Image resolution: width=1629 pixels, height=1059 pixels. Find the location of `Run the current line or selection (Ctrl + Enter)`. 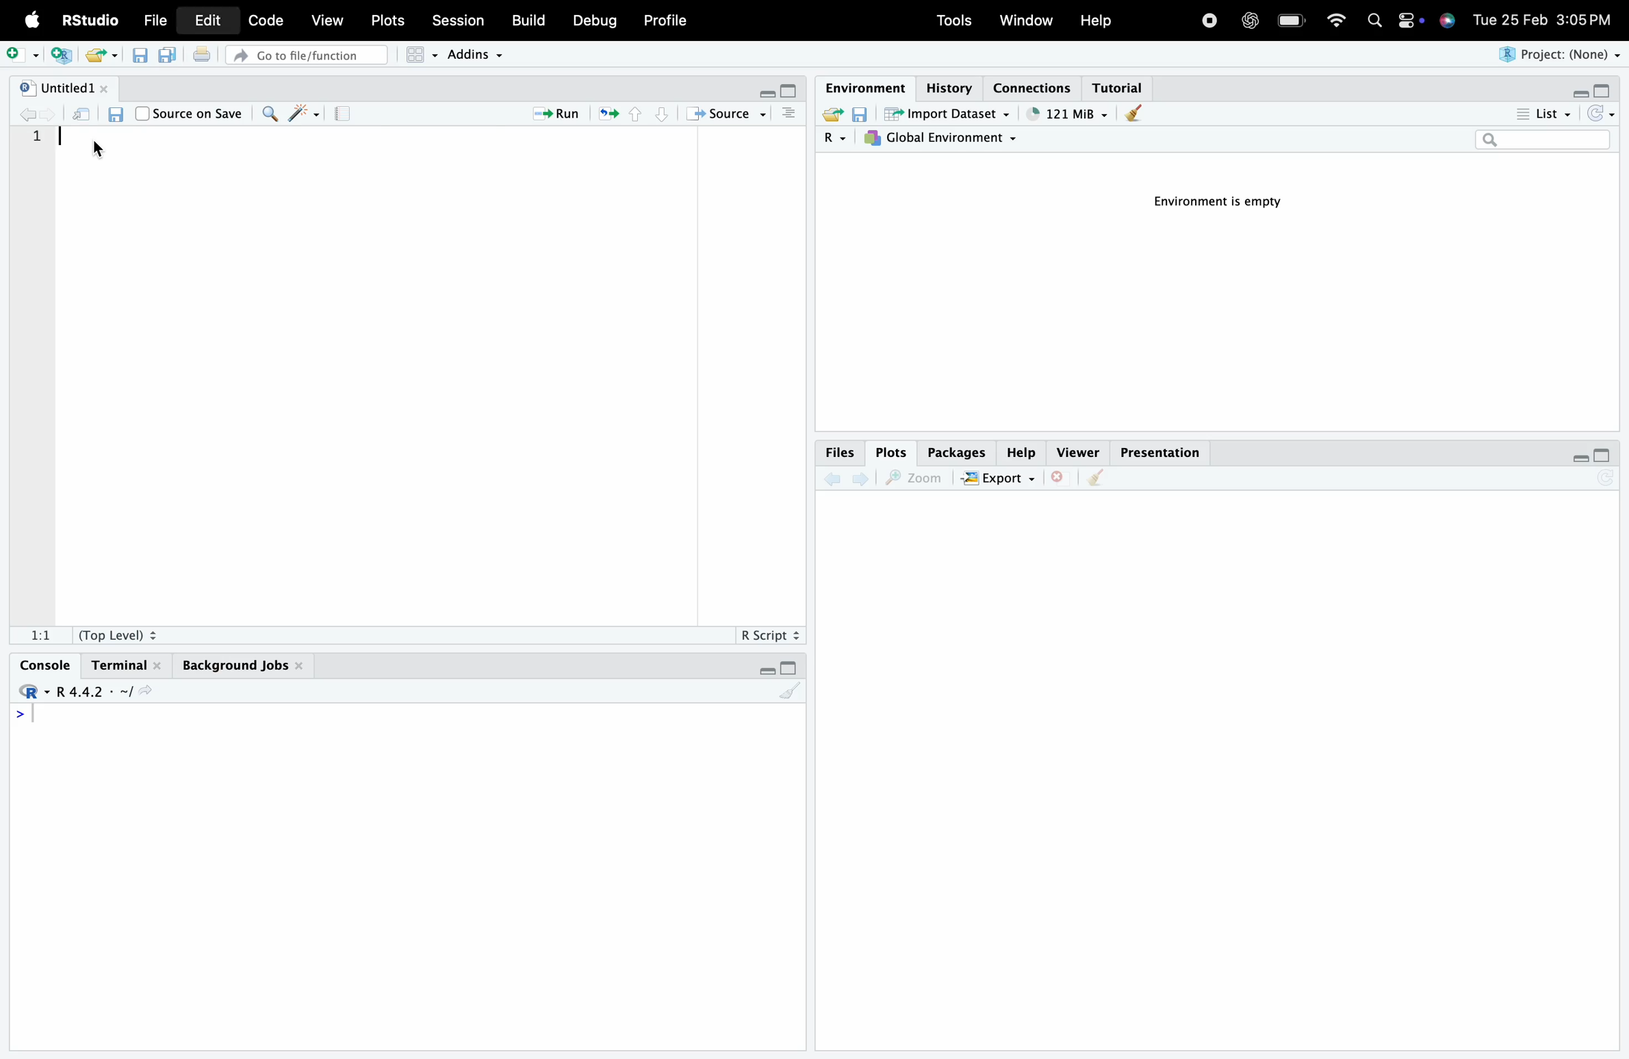

Run the current line or selection (Ctrl + Enter) is located at coordinates (551, 114).